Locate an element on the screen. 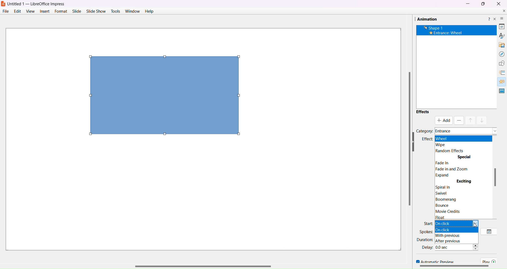 Image resolution: width=507 pixels, height=269 pixels. Option is located at coordinates (490, 231).